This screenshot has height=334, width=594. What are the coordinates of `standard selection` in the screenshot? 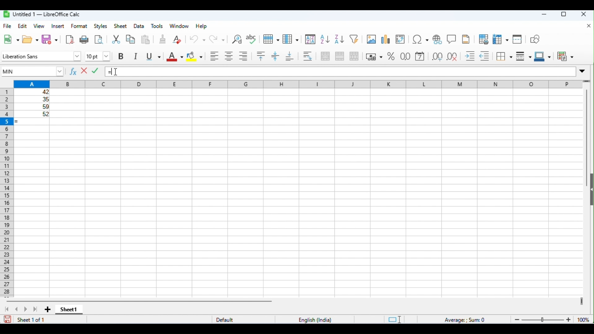 It's located at (394, 319).